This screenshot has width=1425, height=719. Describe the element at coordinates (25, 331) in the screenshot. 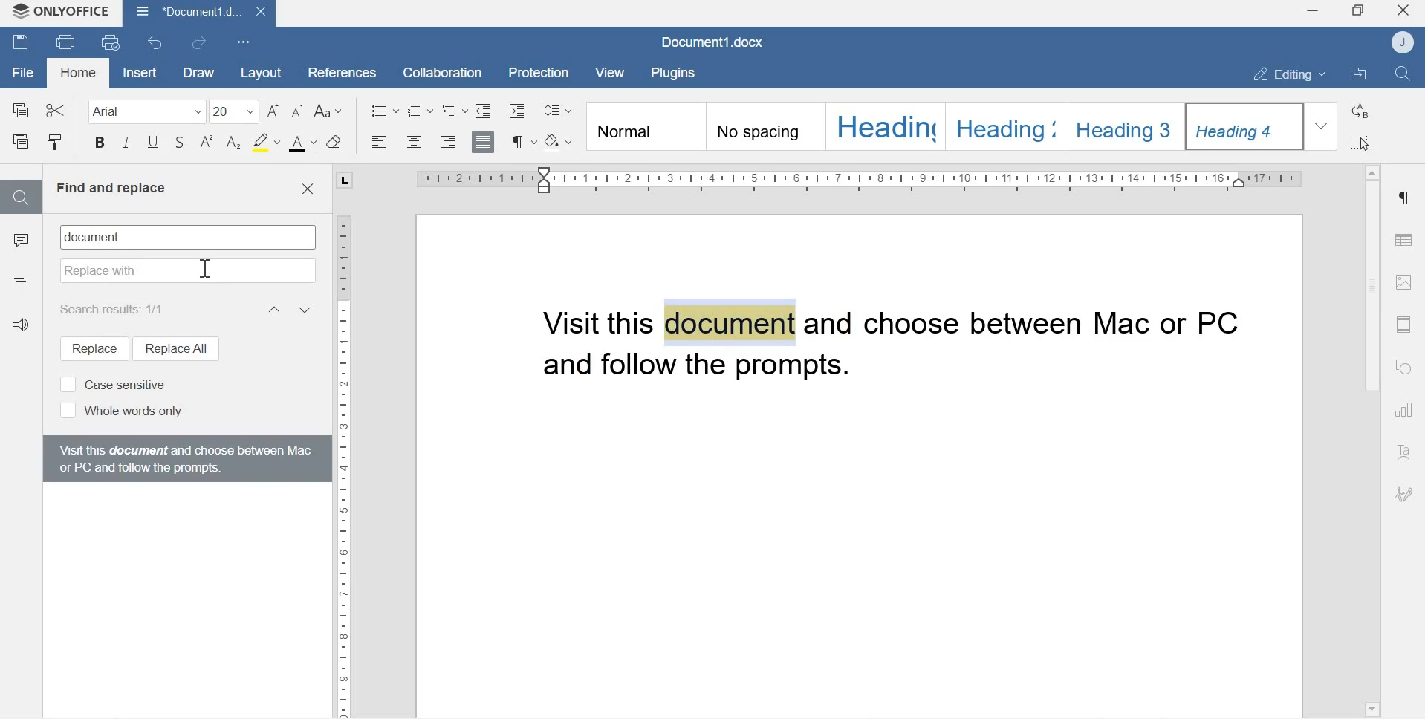

I see `Feedback & Support` at that location.